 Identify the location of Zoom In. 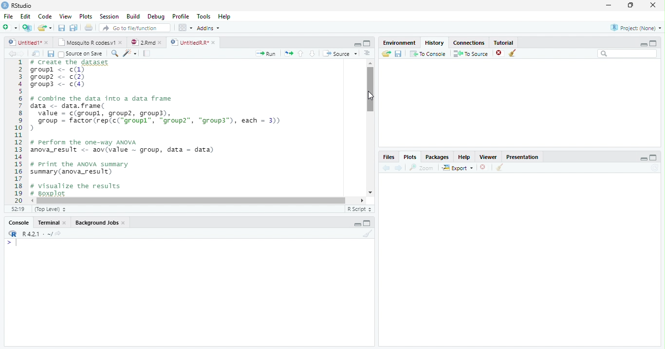
(114, 54).